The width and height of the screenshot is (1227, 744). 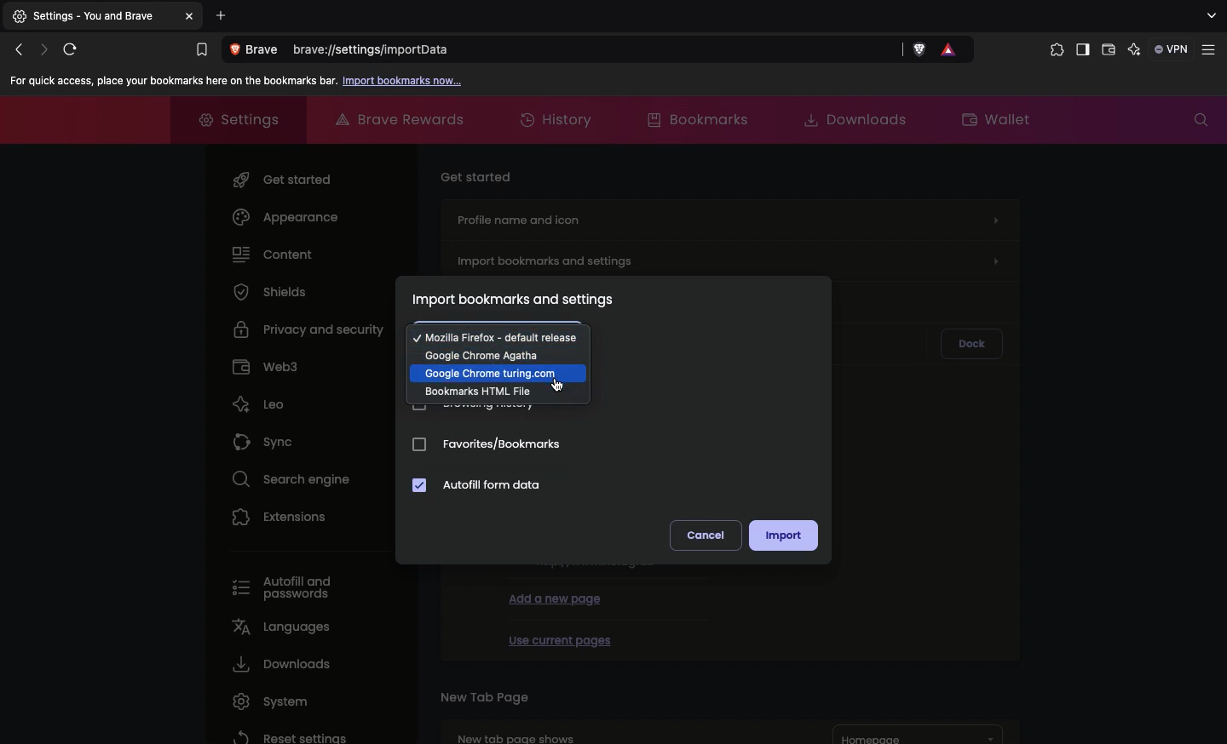 What do you see at coordinates (1053, 50) in the screenshot?
I see `Extensions` at bounding box center [1053, 50].